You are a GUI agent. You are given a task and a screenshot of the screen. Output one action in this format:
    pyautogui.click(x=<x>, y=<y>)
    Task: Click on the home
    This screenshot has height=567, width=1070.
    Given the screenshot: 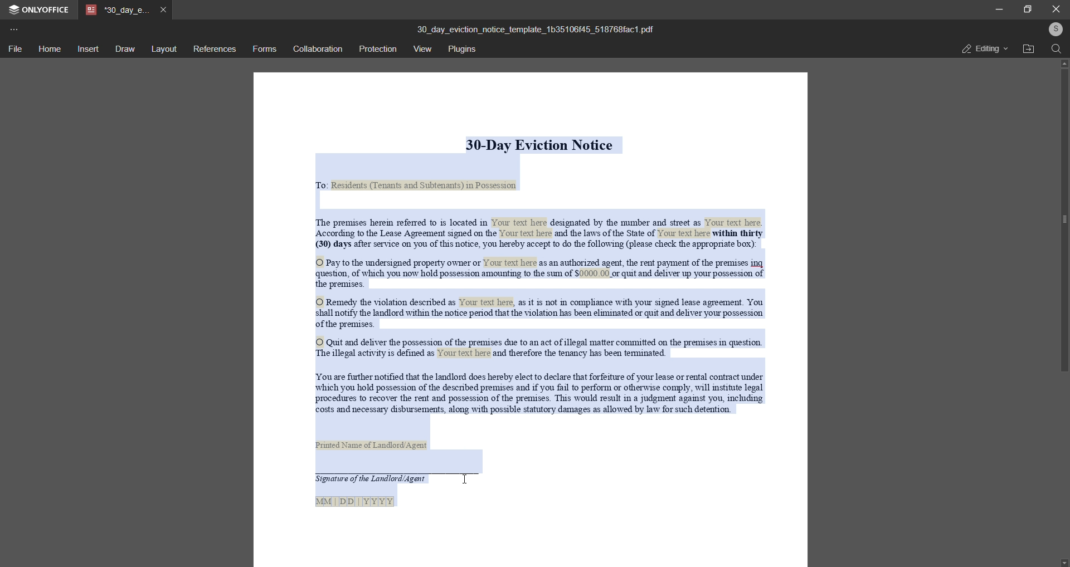 What is the action you would take?
    pyautogui.click(x=48, y=48)
    